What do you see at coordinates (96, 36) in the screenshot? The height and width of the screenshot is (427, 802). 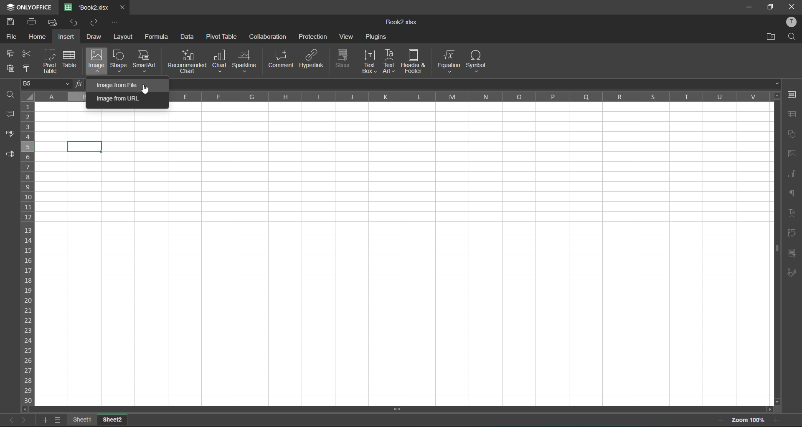 I see `draw` at bounding box center [96, 36].